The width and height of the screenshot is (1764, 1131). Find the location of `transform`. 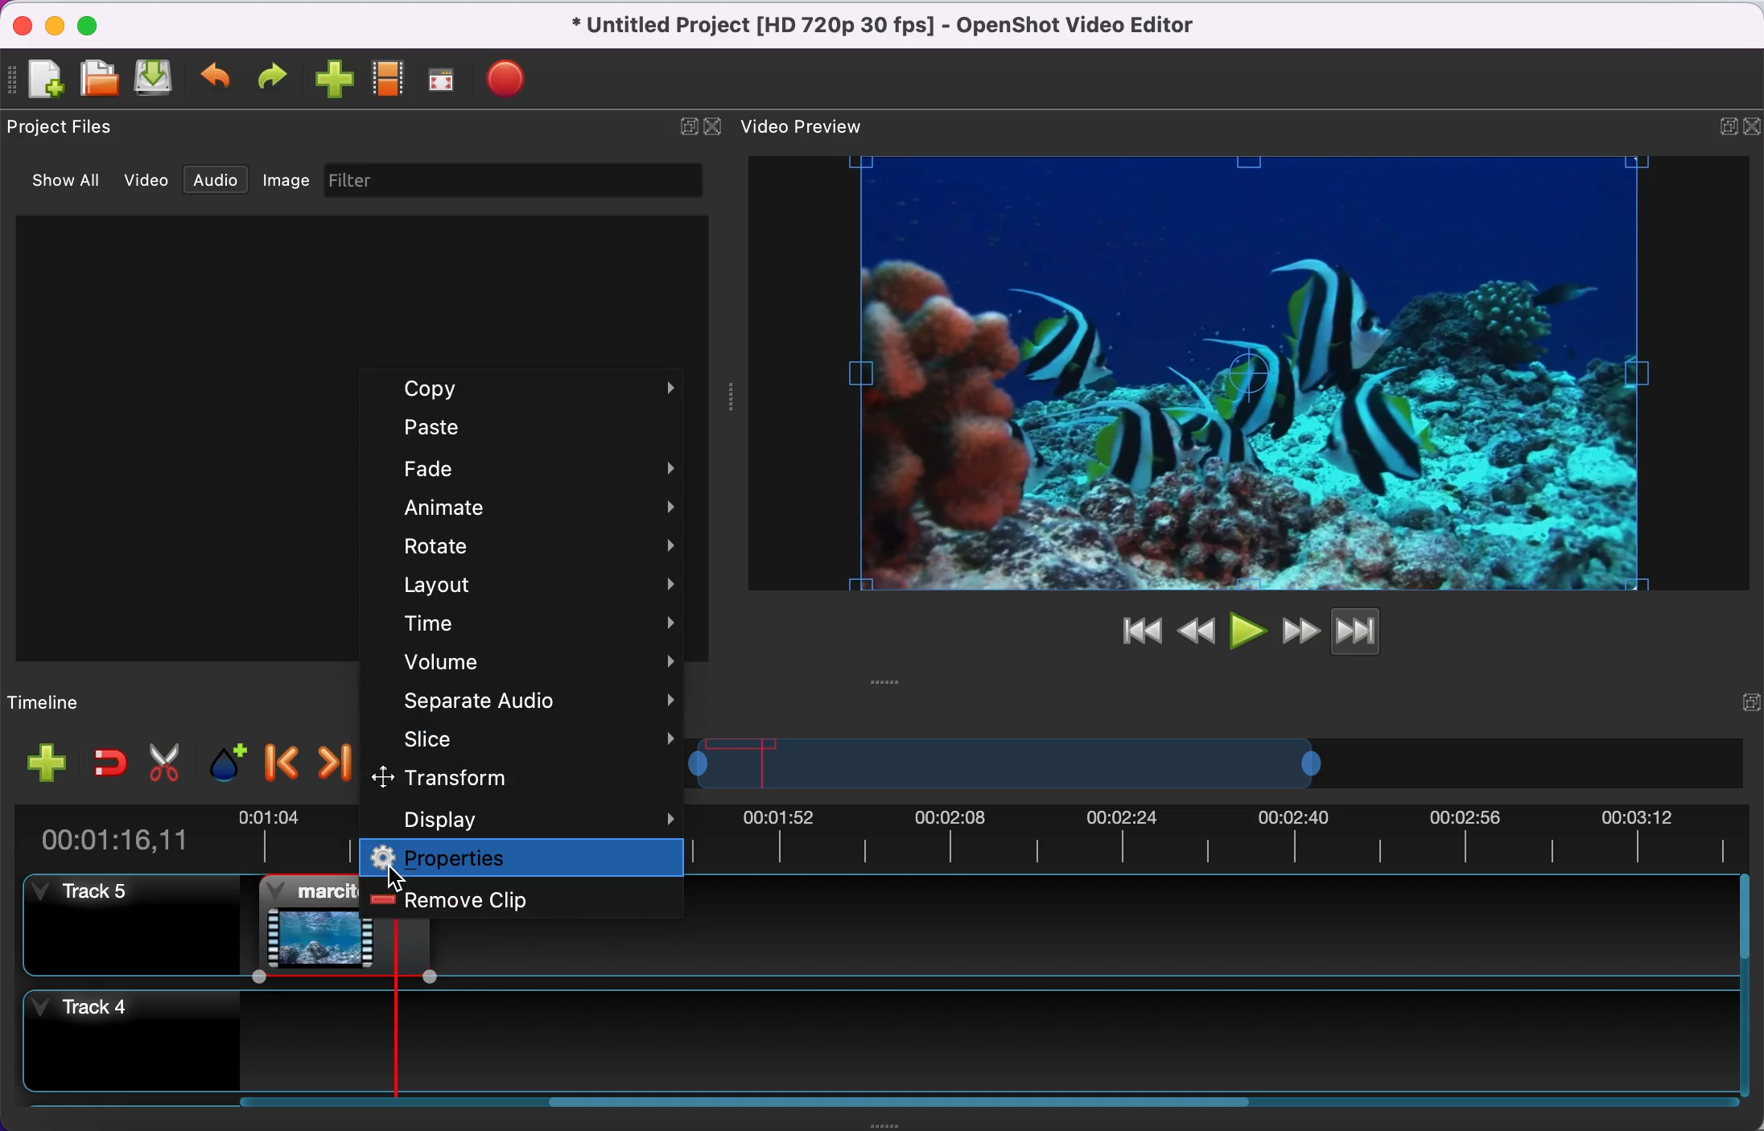

transform is located at coordinates (501, 777).